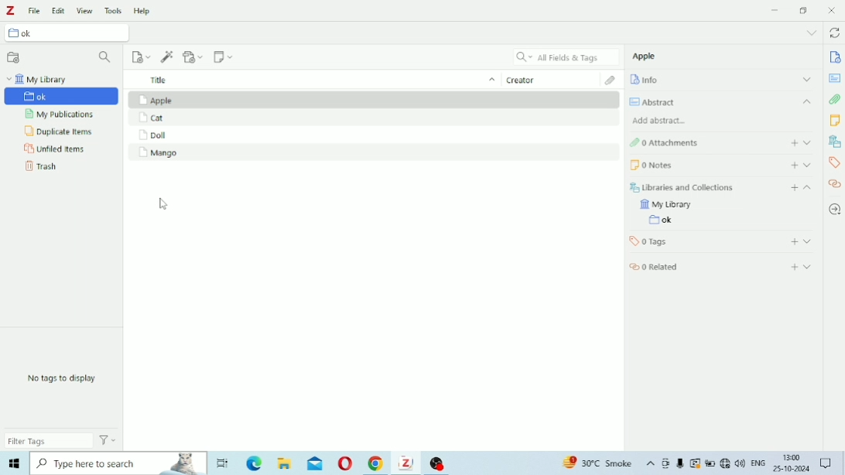 This screenshot has width=845, height=475. Describe the element at coordinates (164, 203) in the screenshot. I see `cursor` at that location.